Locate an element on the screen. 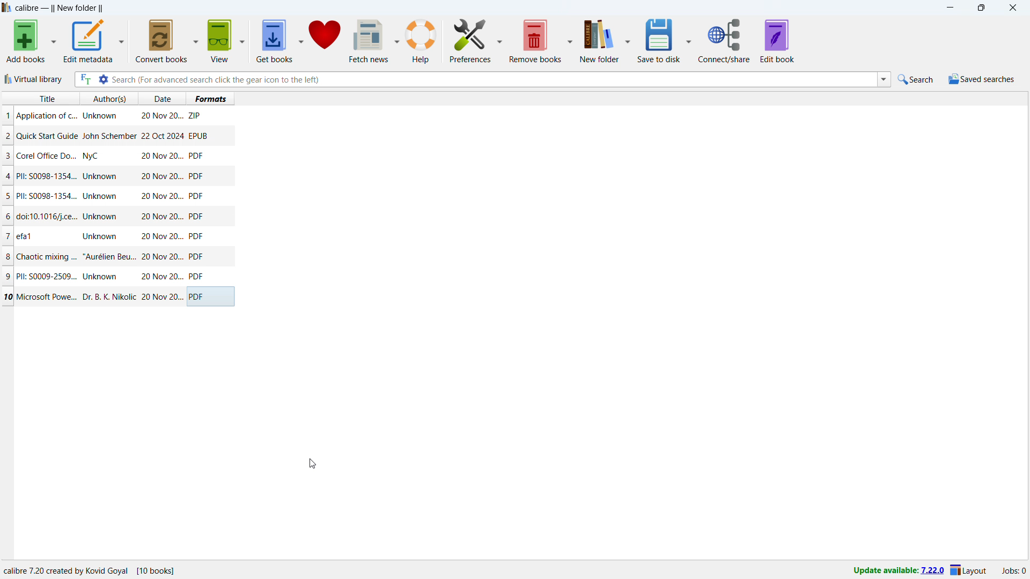  20 Nov 20... is located at coordinates (161, 297).